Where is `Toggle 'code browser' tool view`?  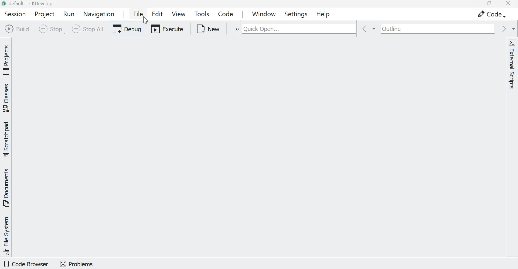 Toggle 'code browser' tool view is located at coordinates (26, 264).